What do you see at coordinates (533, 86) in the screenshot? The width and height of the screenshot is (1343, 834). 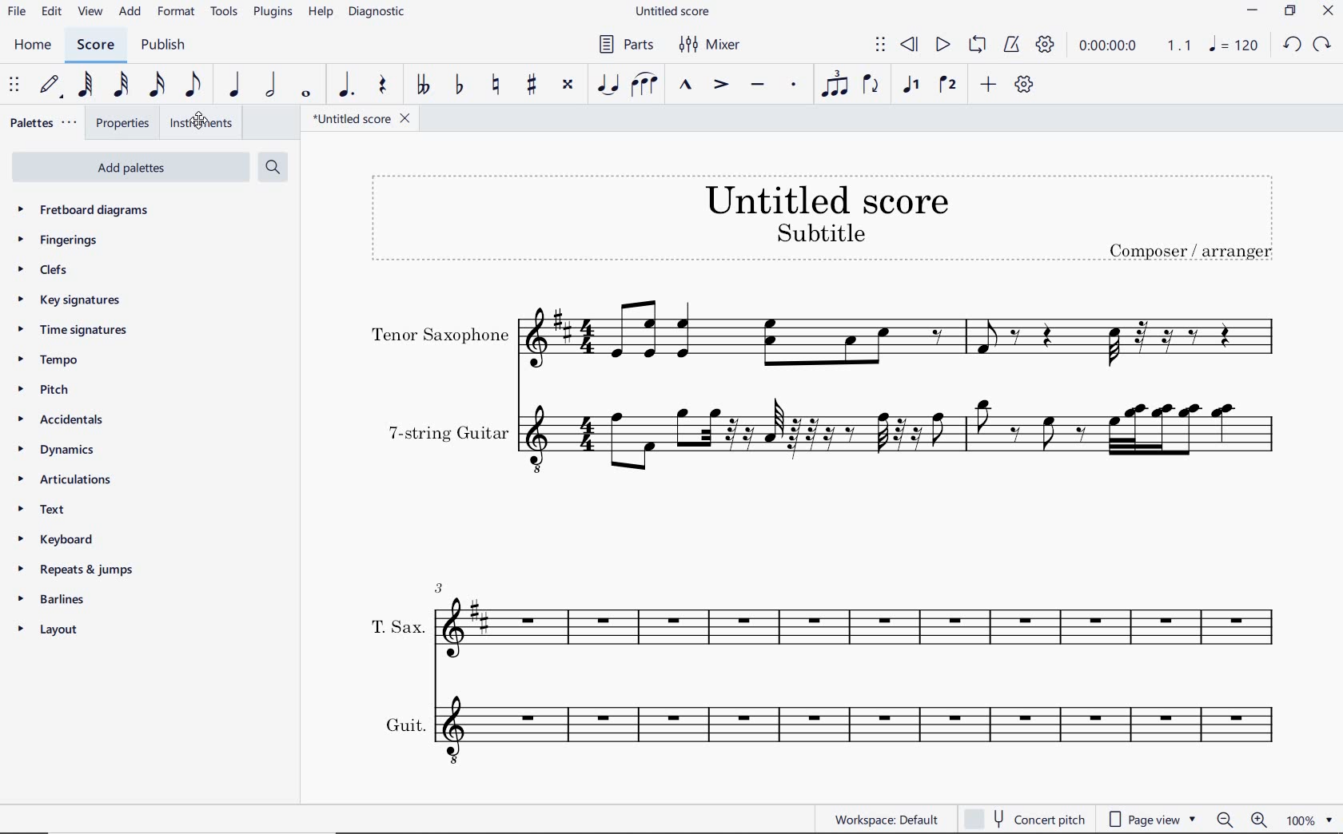 I see `TOGGLE SHARP` at bounding box center [533, 86].